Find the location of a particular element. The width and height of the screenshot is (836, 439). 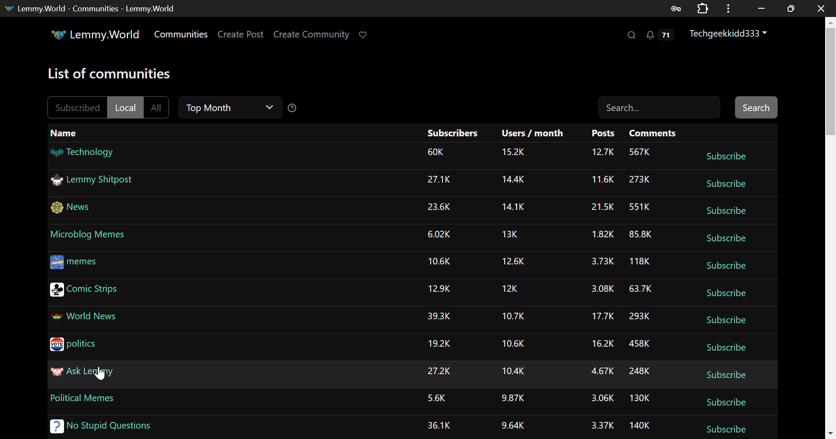

Subscribe is located at coordinates (725, 404).